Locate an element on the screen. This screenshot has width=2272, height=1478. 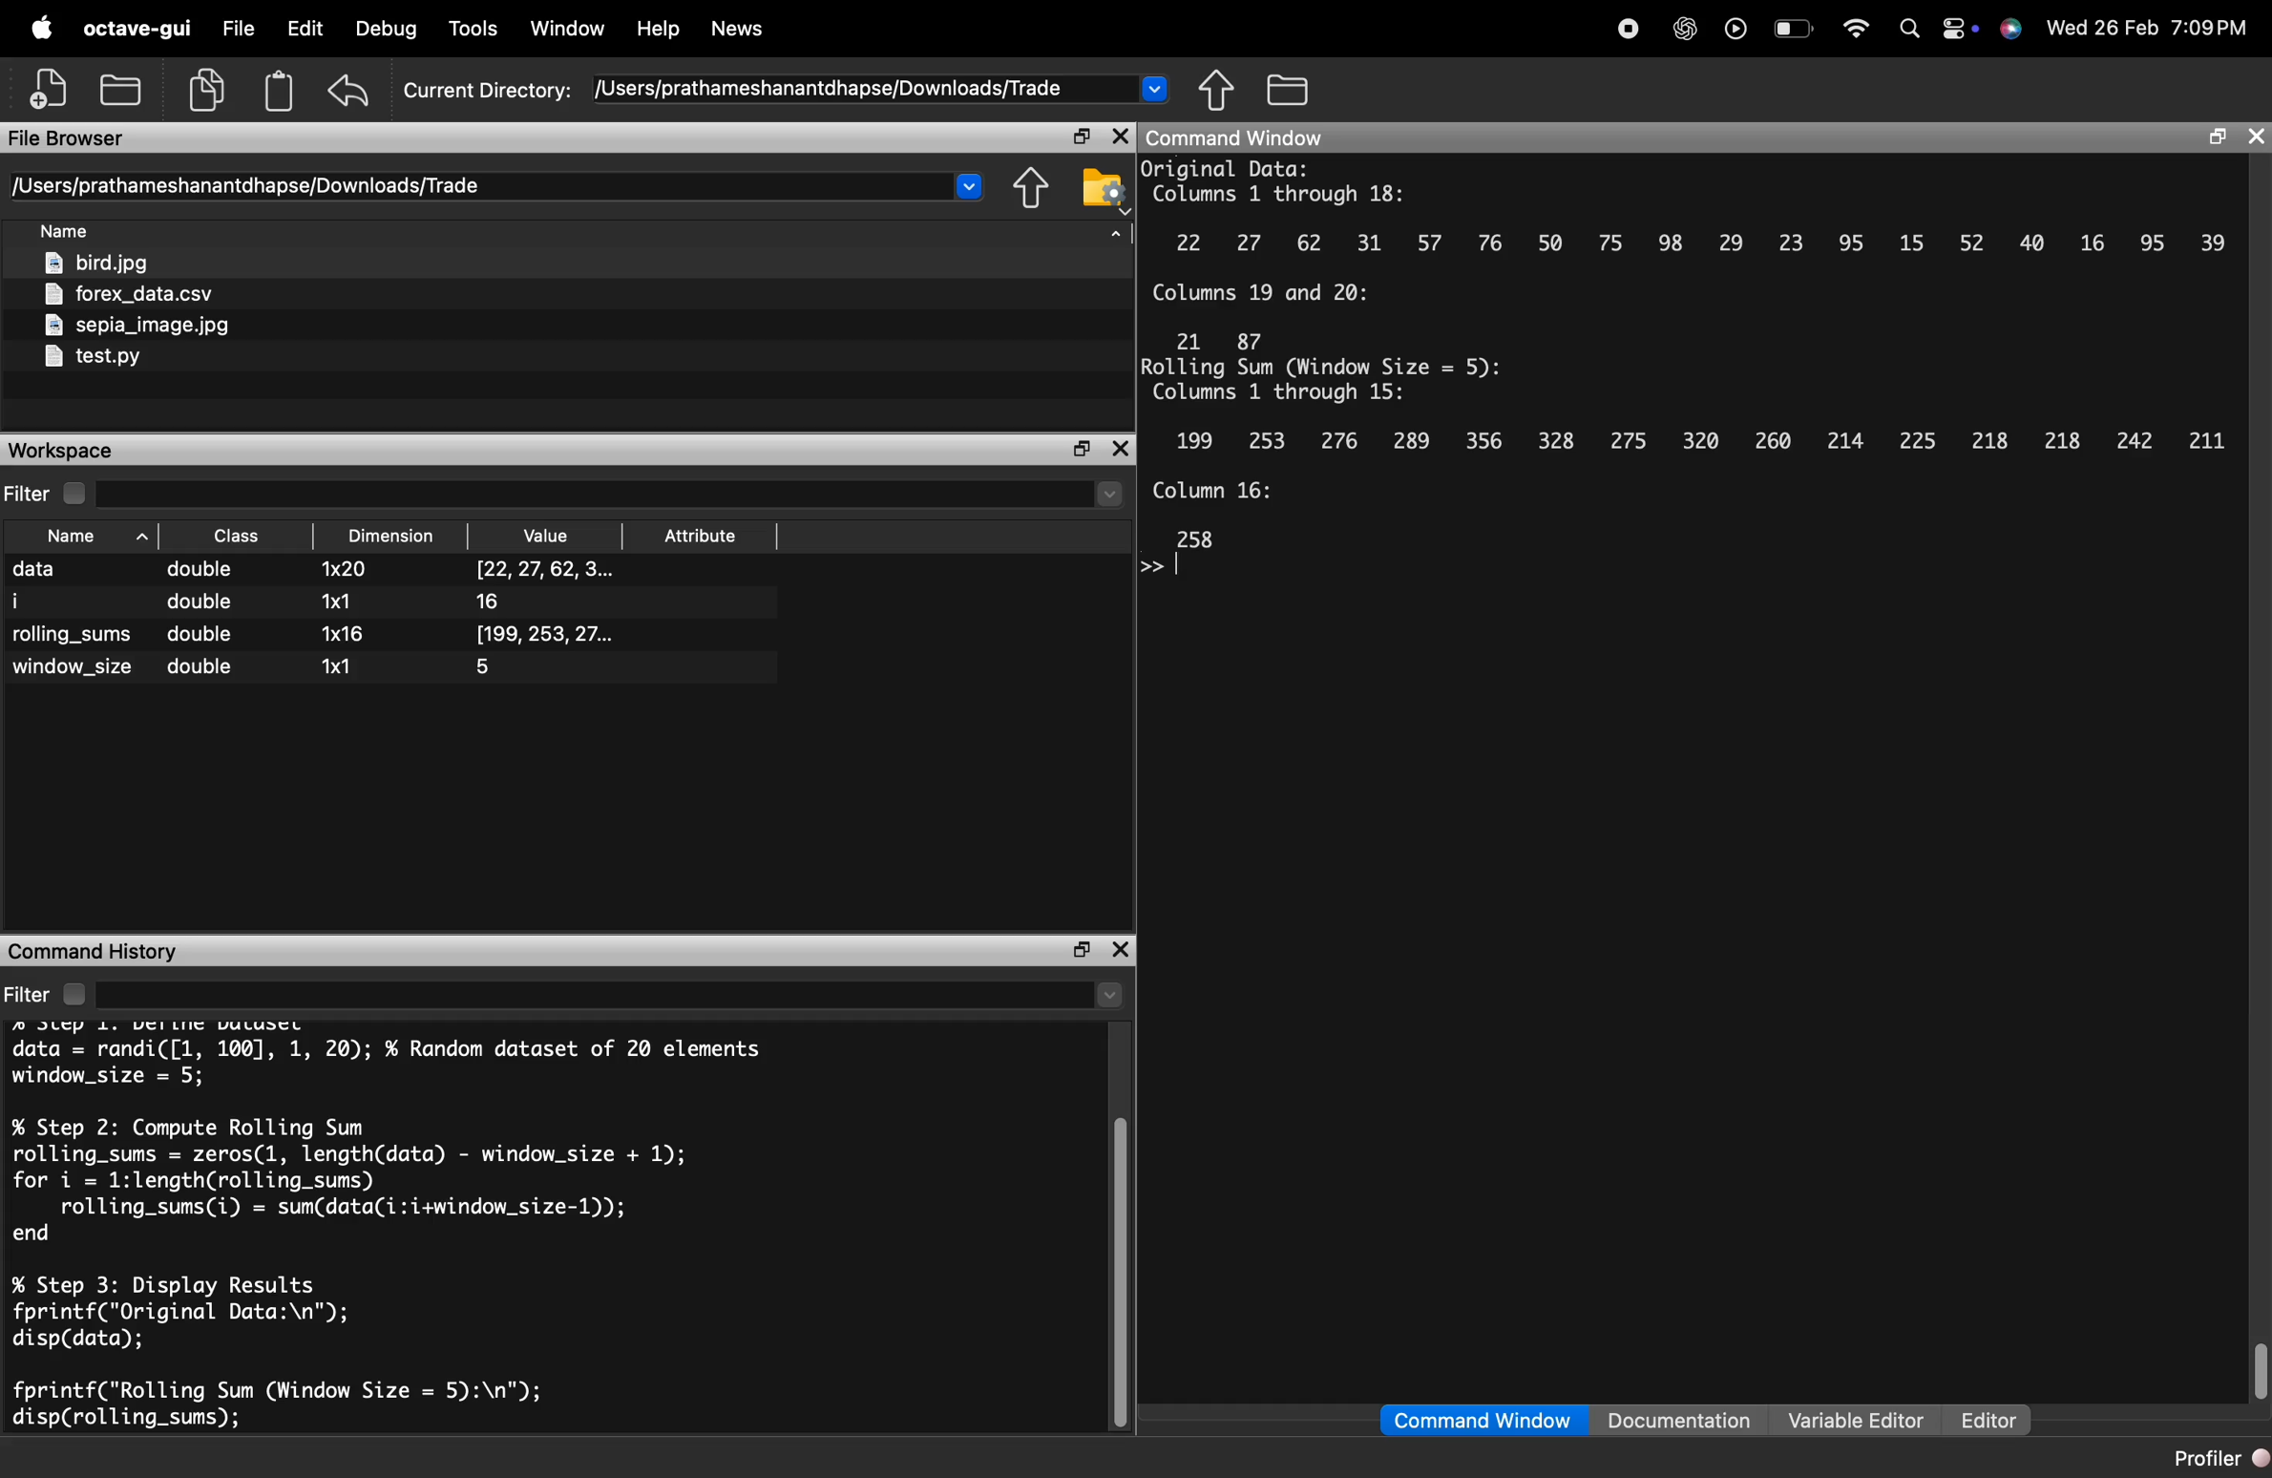
support is located at coordinates (2017, 32).